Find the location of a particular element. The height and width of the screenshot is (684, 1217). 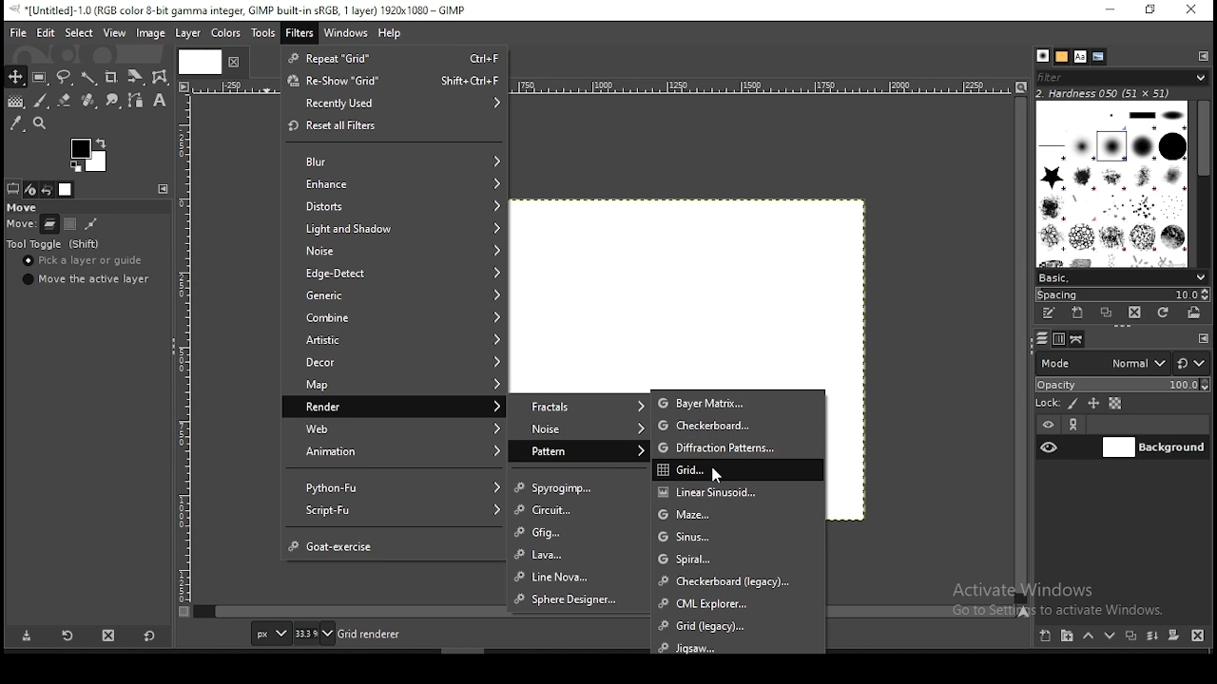

image is located at coordinates (150, 33).